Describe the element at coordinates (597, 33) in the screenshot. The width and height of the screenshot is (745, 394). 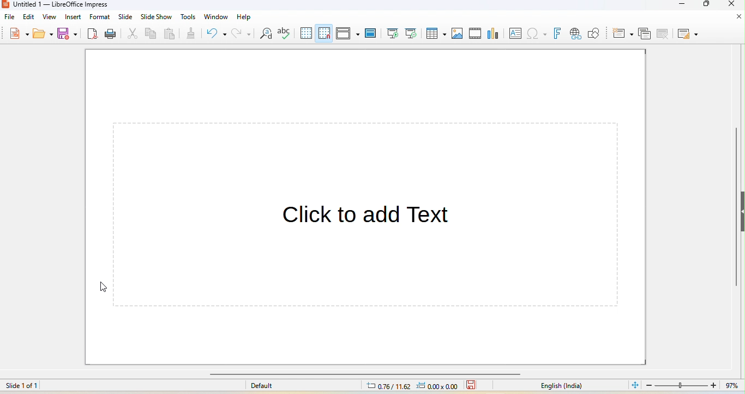
I see `show draw functions` at that location.